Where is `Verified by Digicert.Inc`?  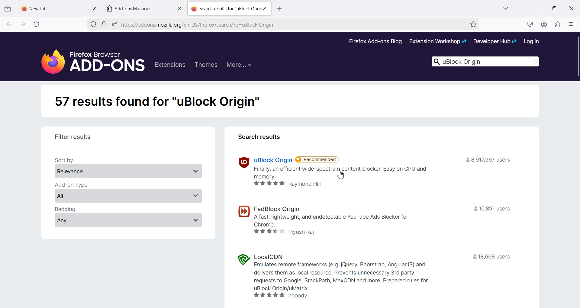
Verified by Digicert.Inc is located at coordinates (104, 24).